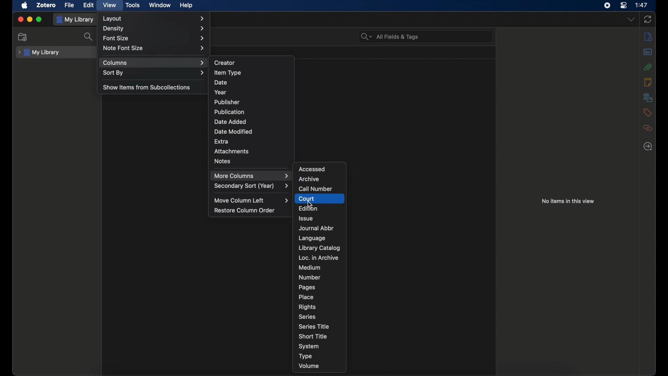 The height and width of the screenshot is (376, 668). What do you see at coordinates (30, 19) in the screenshot?
I see `minimize` at bounding box center [30, 19].